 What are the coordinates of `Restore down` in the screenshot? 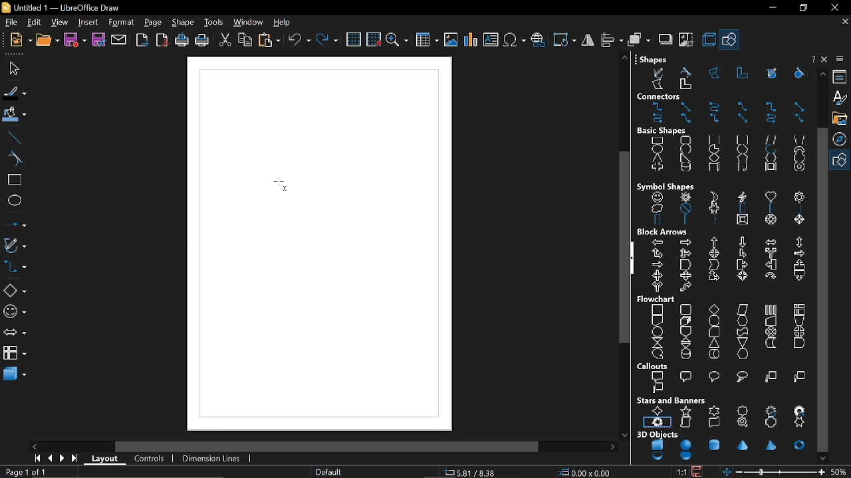 It's located at (802, 9).